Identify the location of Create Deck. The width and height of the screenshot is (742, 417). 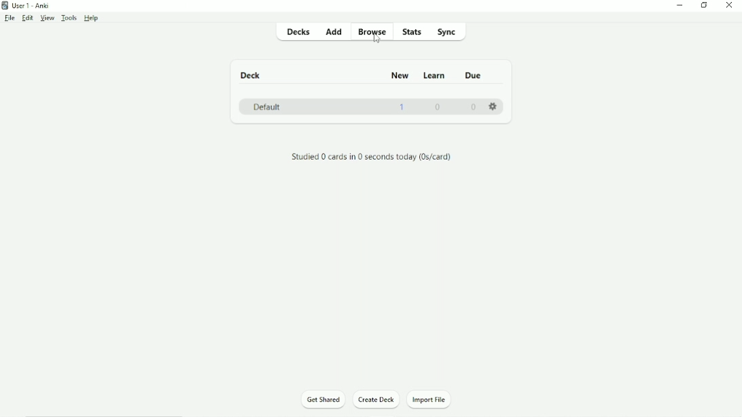
(376, 400).